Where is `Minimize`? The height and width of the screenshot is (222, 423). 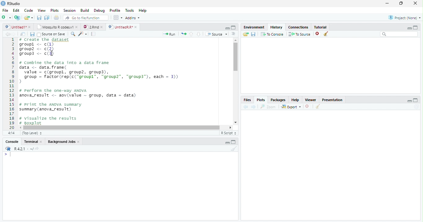
Minimize is located at coordinates (387, 4).